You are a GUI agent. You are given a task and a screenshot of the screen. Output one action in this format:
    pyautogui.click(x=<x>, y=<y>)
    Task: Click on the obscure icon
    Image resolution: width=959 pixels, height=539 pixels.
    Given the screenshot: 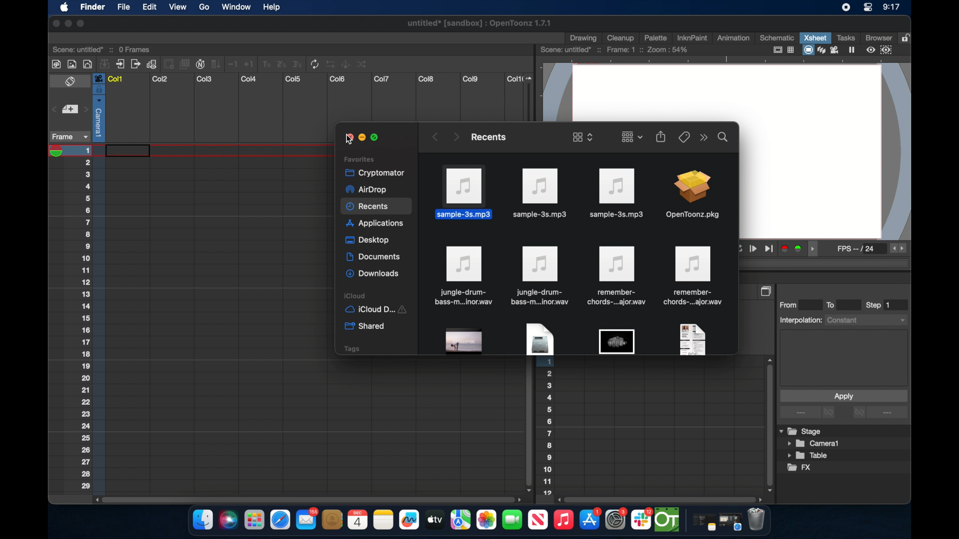 What is the action you would take?
    pyautogui.click(x=465, y=341)
    